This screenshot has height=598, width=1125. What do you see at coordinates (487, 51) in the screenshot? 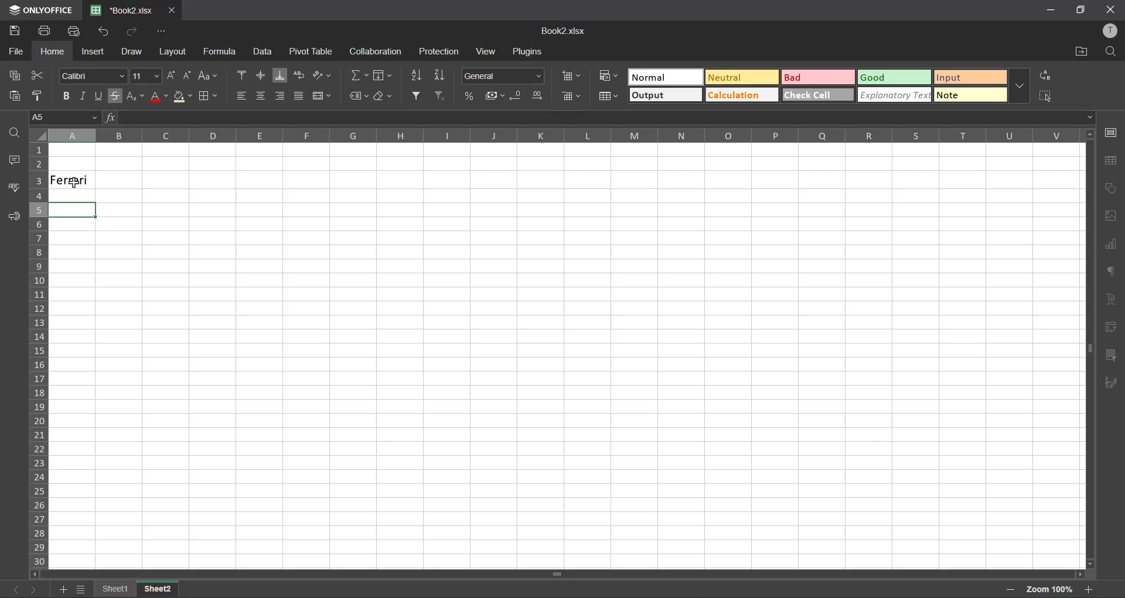
I see `view` at bounding box center [487, 51].